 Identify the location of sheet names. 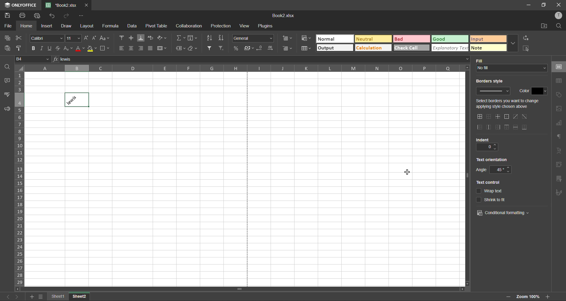
(56, 297).